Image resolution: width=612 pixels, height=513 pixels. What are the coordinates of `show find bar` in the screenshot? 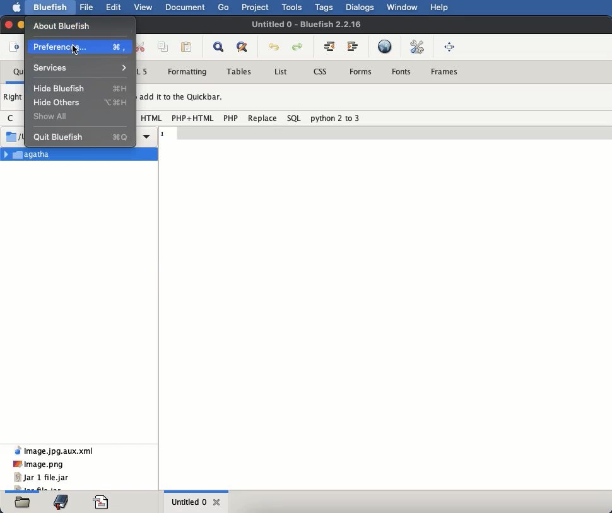 It's located at (221, 47).